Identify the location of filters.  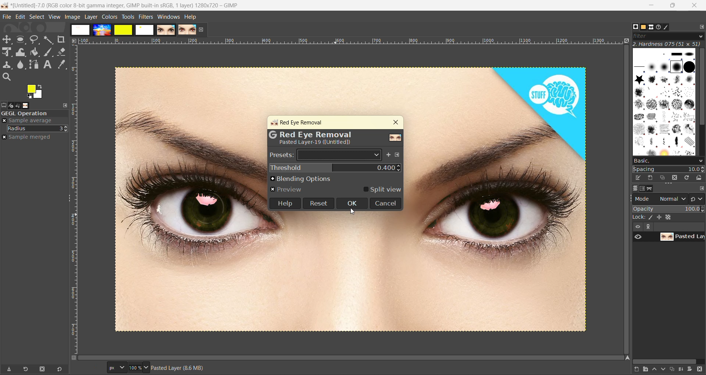
(146, 17).